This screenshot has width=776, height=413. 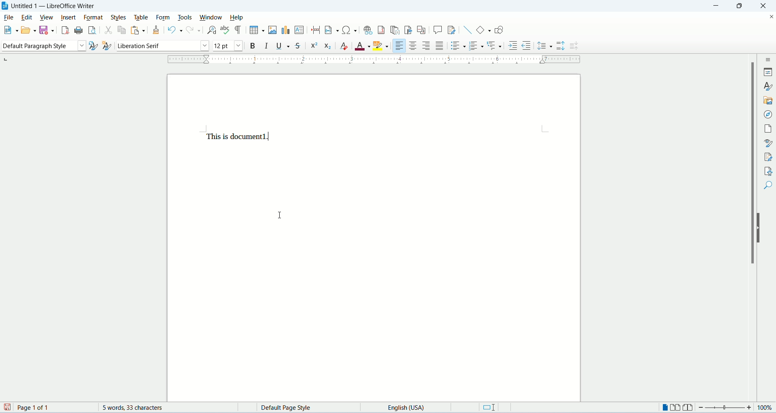 What do you see at coordinates (92, 46) in the screenshot?
I see `update selected style` at bounding box center [92, 46].